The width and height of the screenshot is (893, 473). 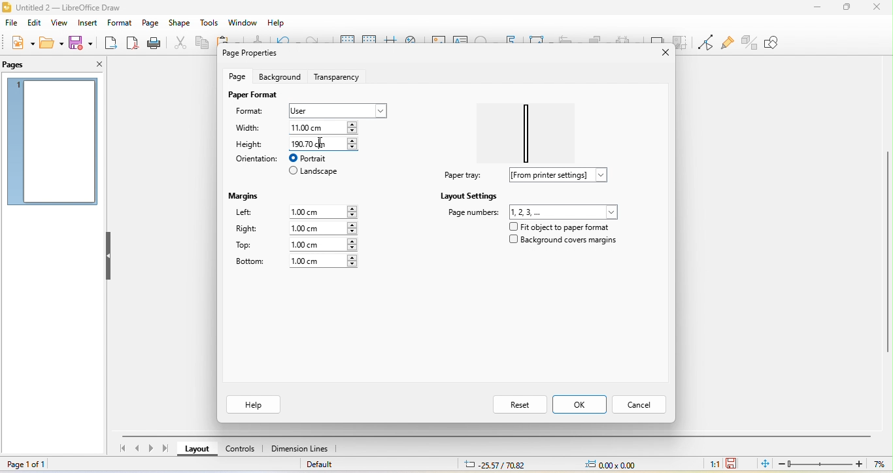 I want to click on 190.70 cm, so click(x=322, y=143).